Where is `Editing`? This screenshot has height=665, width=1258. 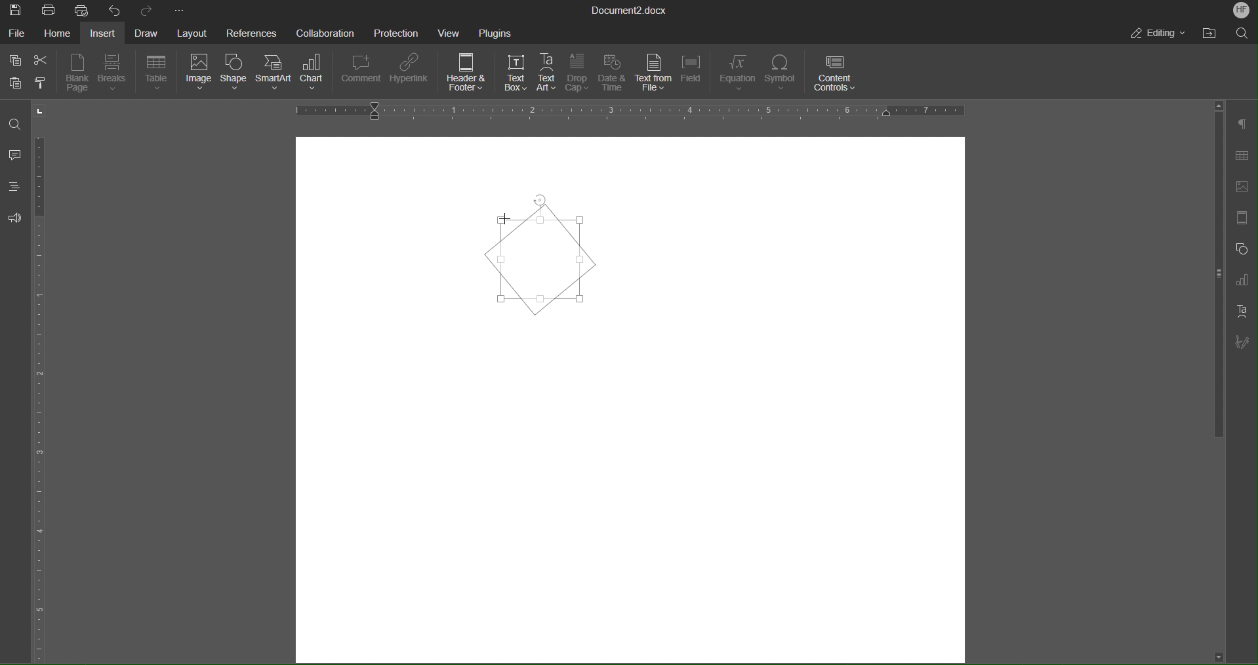
Editing is located at coordinates (1160, 35).